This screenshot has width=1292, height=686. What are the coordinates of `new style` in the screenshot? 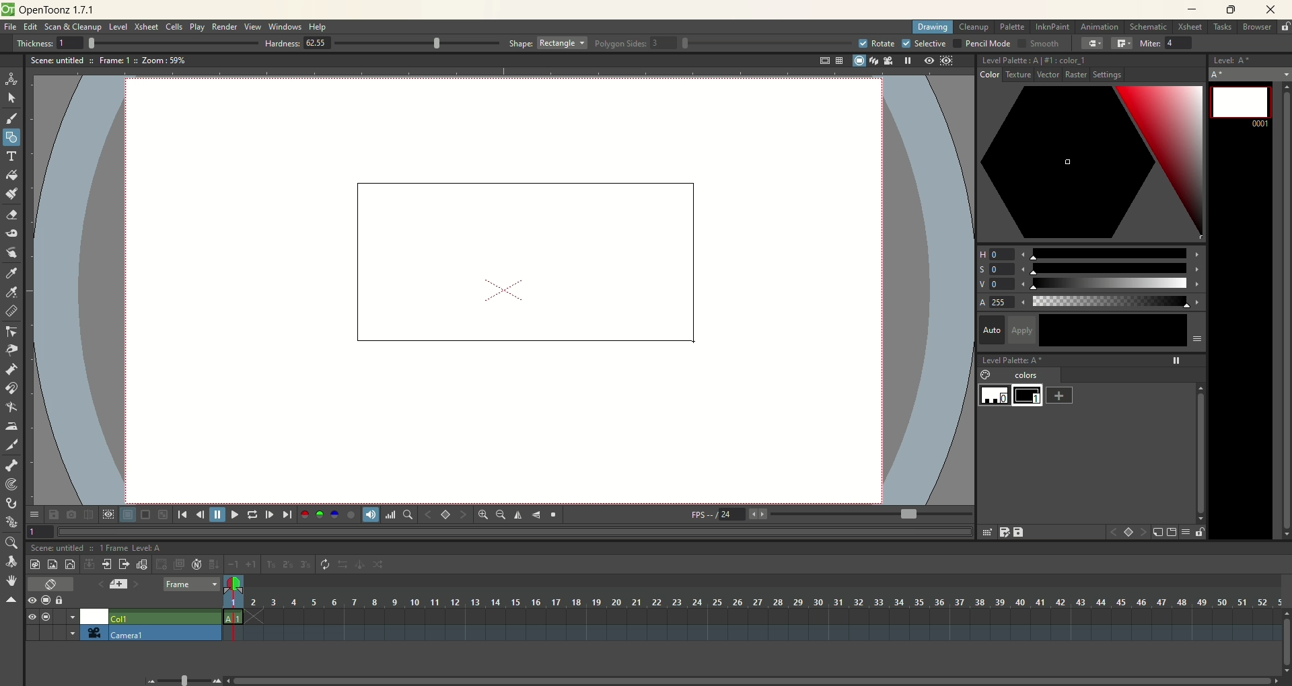 It's located at (1157, 533).